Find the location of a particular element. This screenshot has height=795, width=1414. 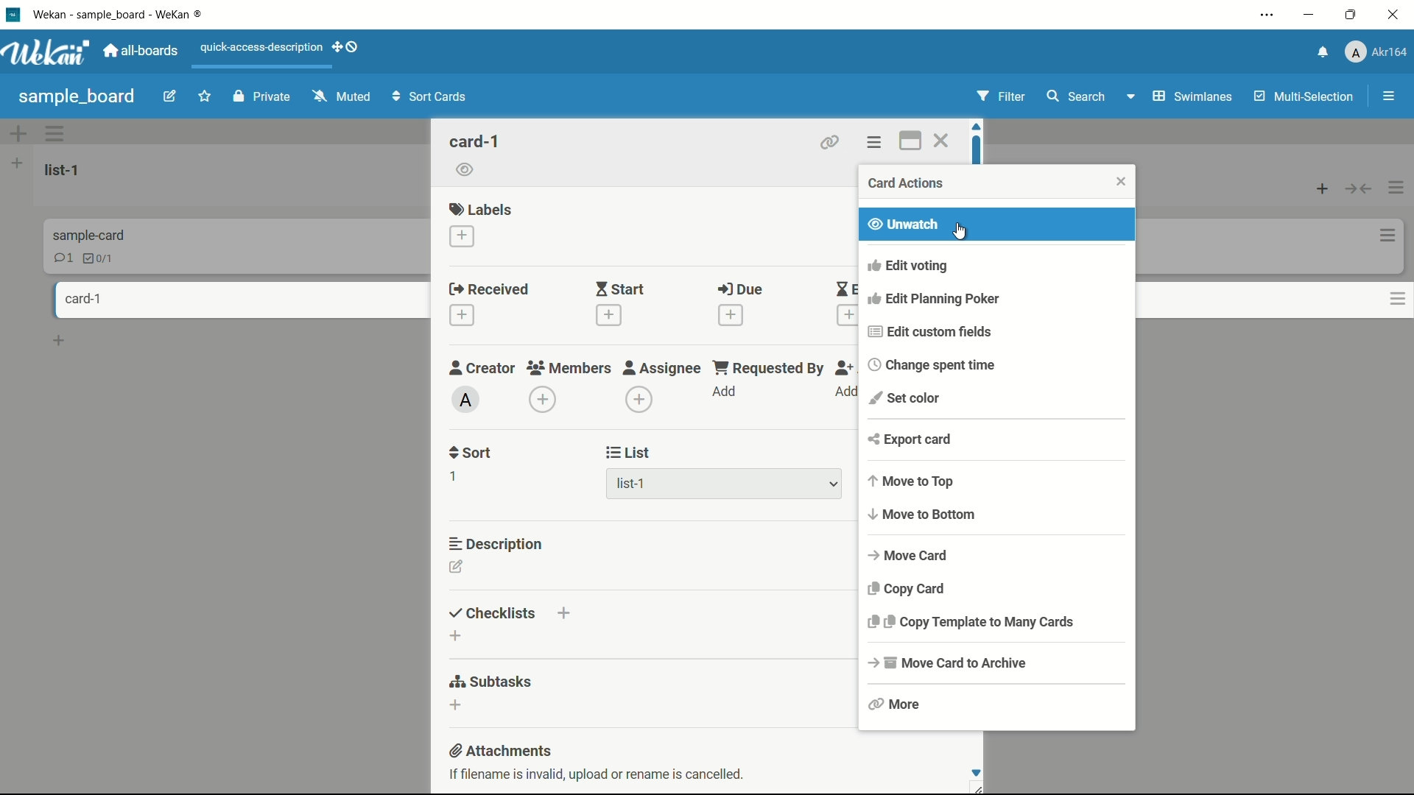

card-1 is located at coordinates (80, 299).